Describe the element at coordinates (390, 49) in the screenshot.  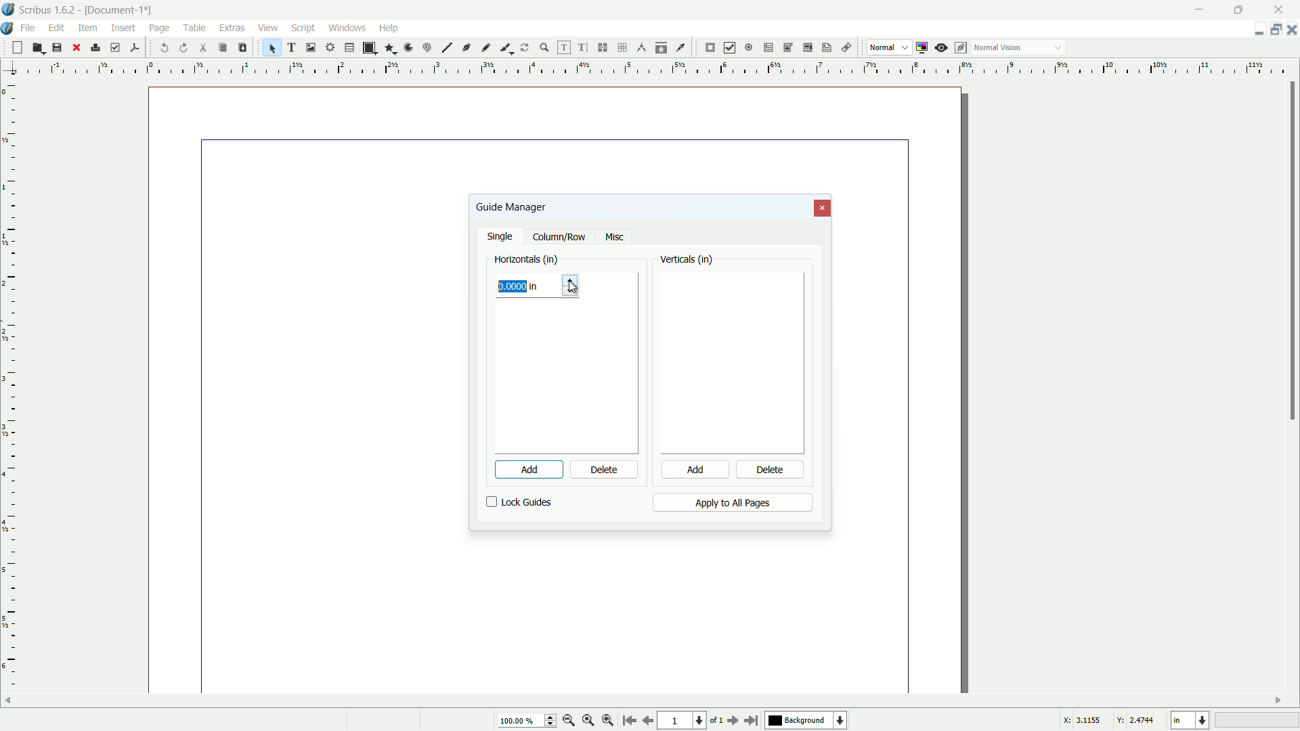
I see `polygon` at that location.